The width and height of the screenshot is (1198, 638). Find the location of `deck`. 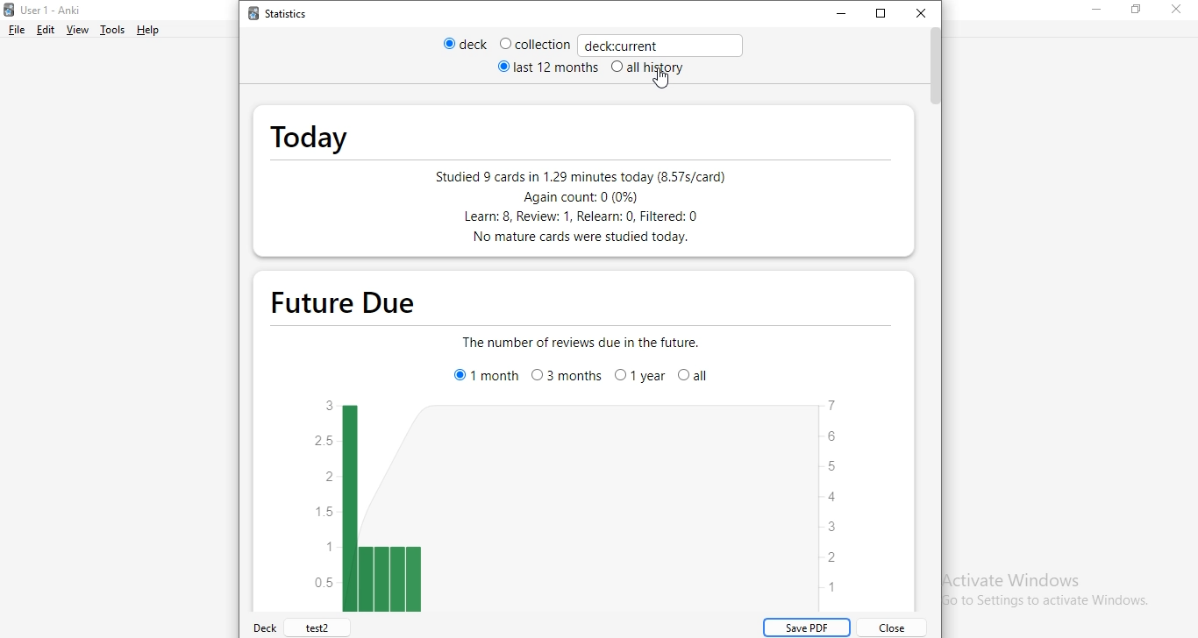

deck is located at coordinates (455, 45).